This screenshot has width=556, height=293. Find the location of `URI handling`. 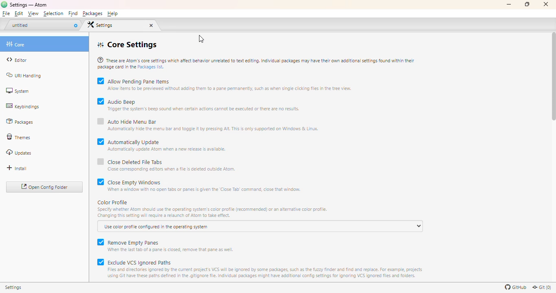

URI handling is located at coordinates (24, 76).